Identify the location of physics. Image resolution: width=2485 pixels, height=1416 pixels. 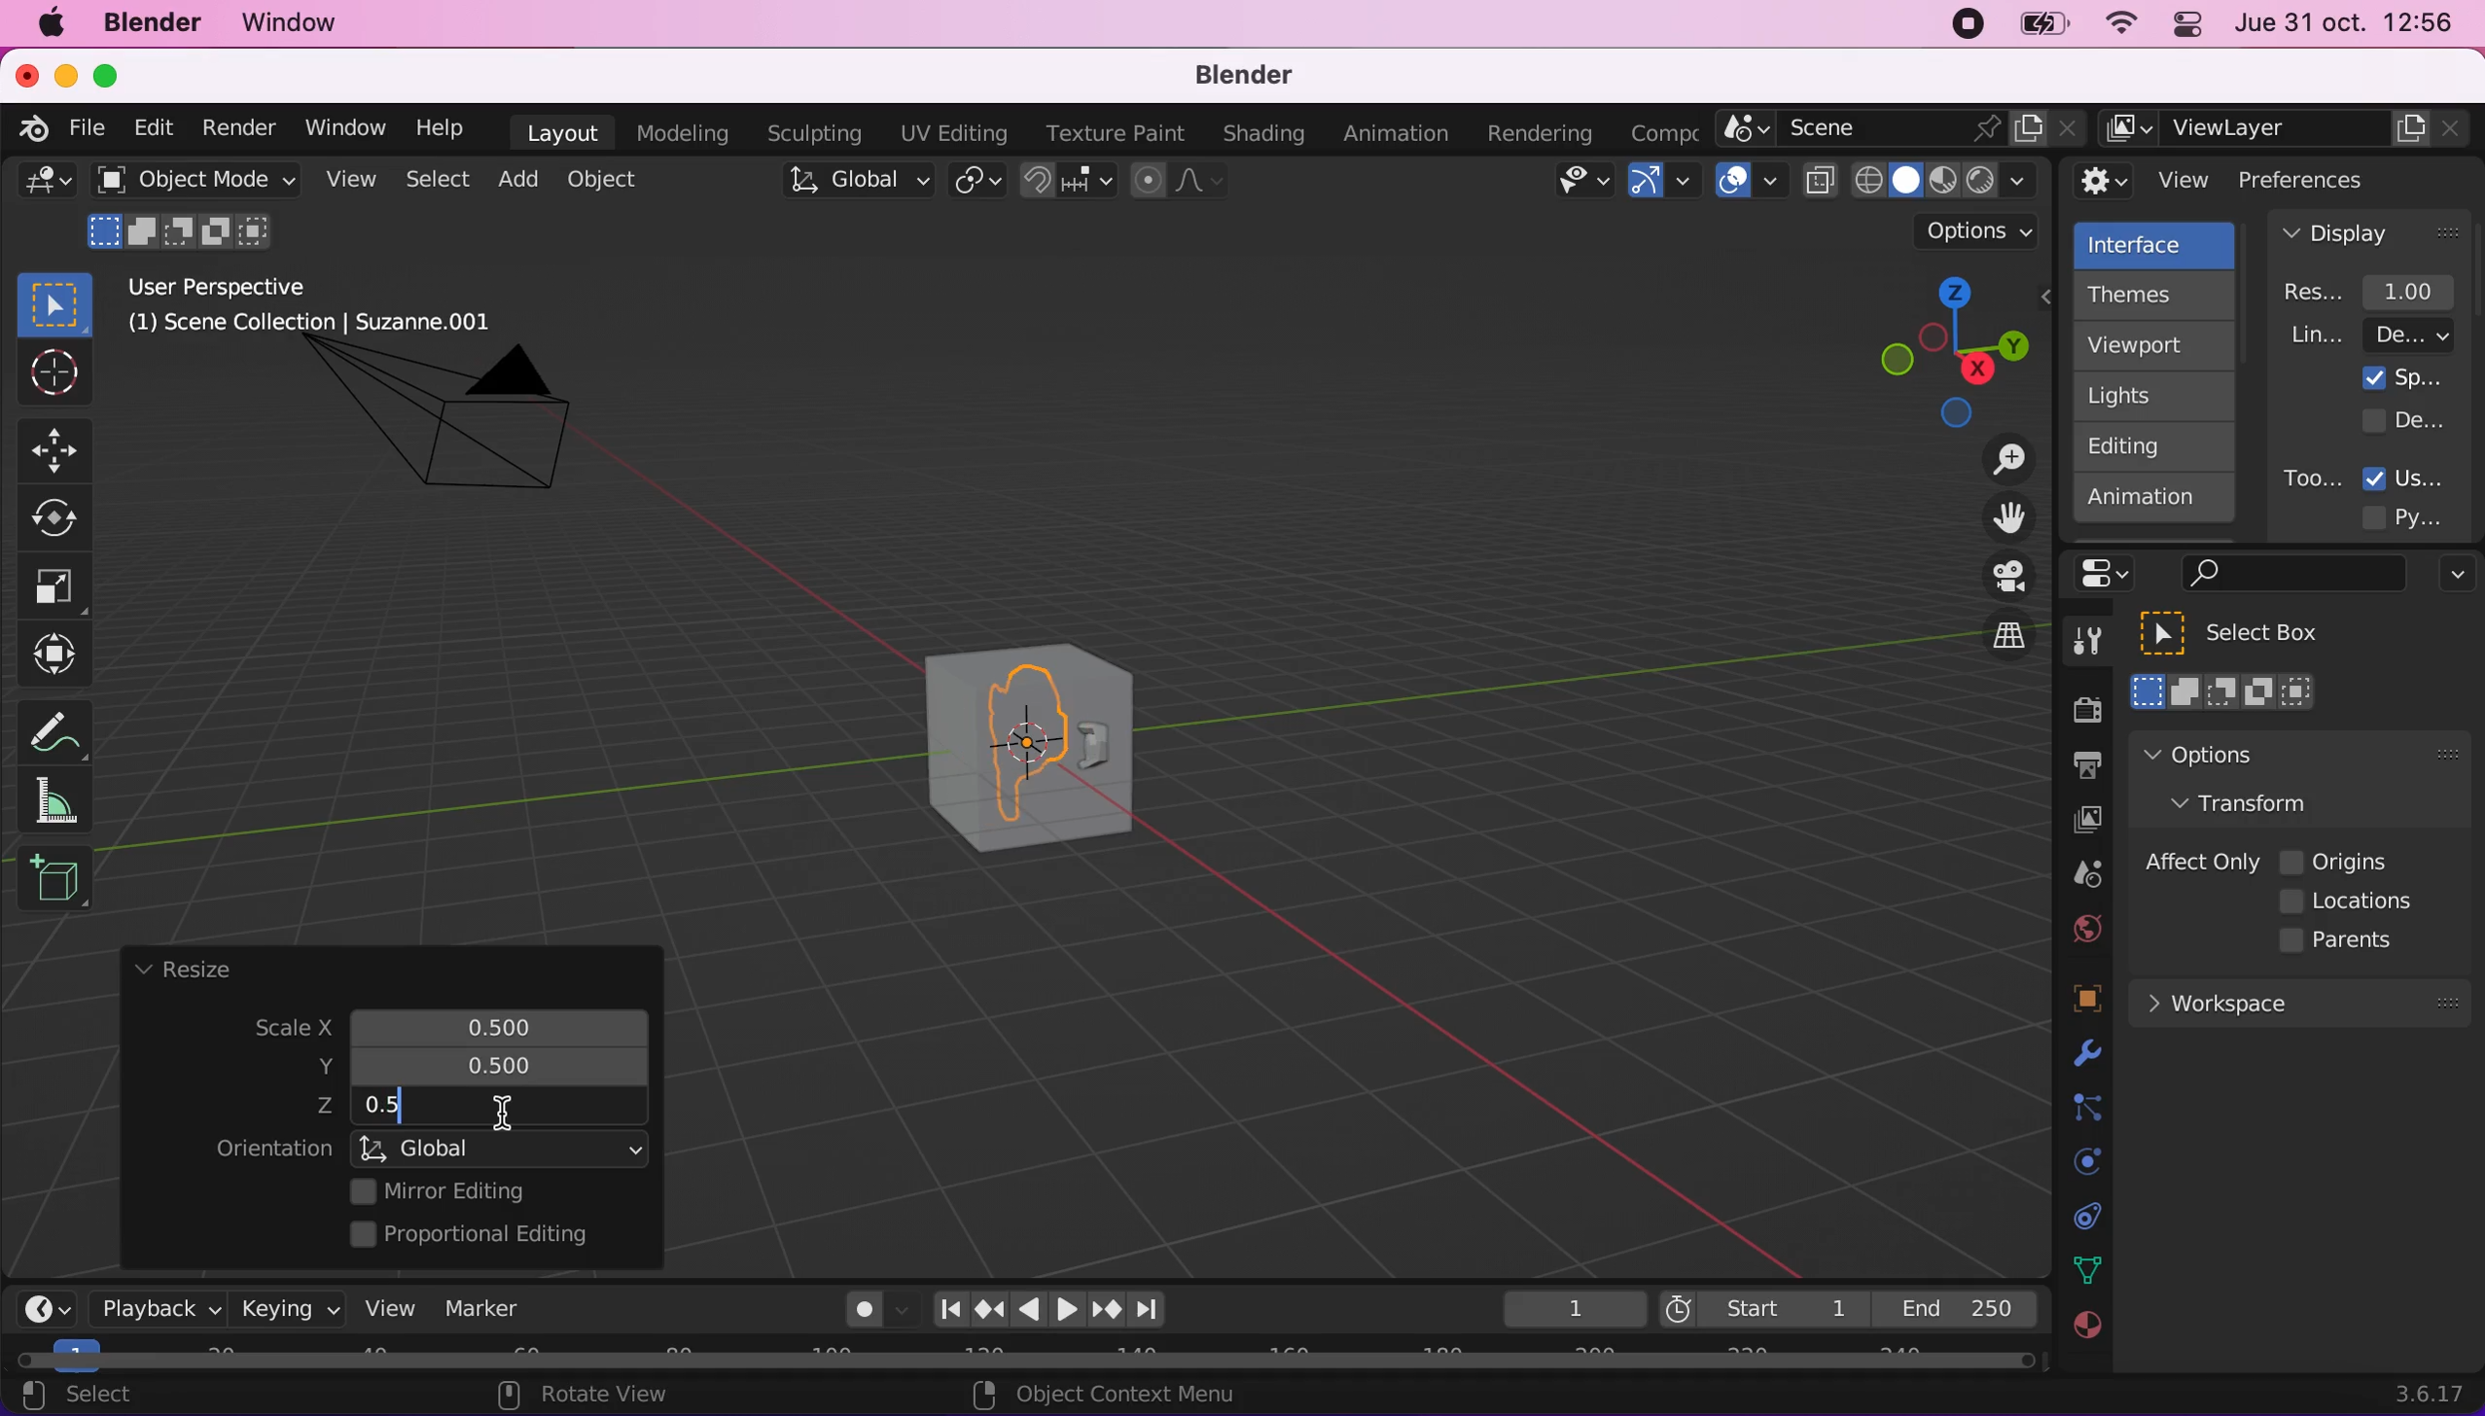
(2082, 1055).